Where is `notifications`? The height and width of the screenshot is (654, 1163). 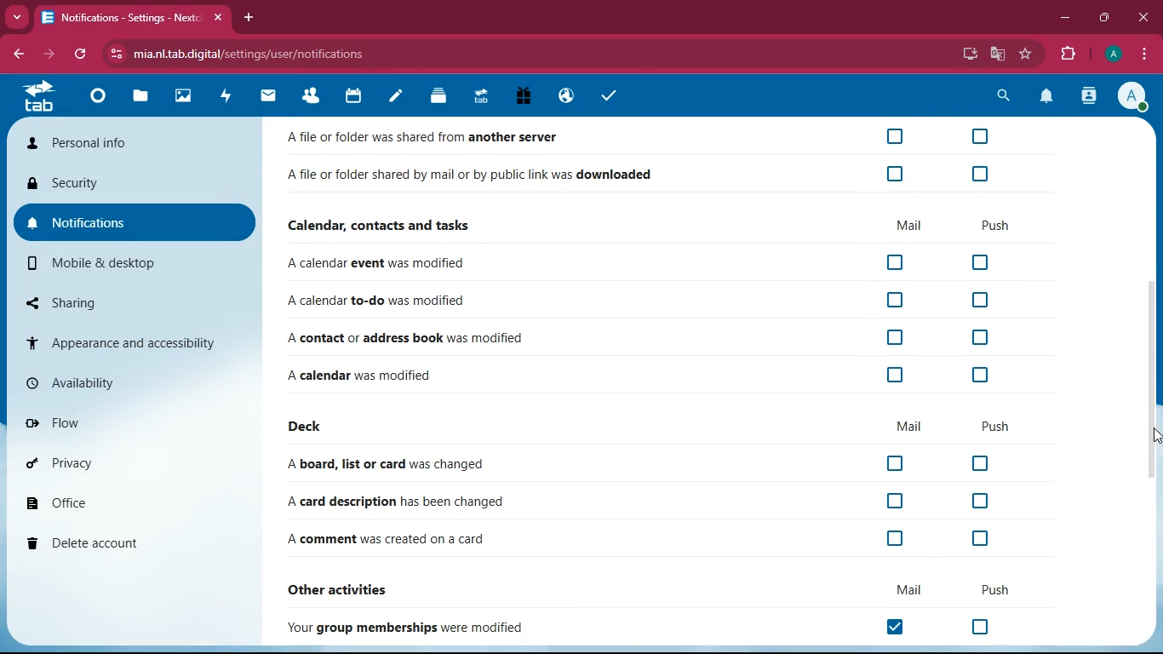
notifications is located at coordinates (1046, 97).